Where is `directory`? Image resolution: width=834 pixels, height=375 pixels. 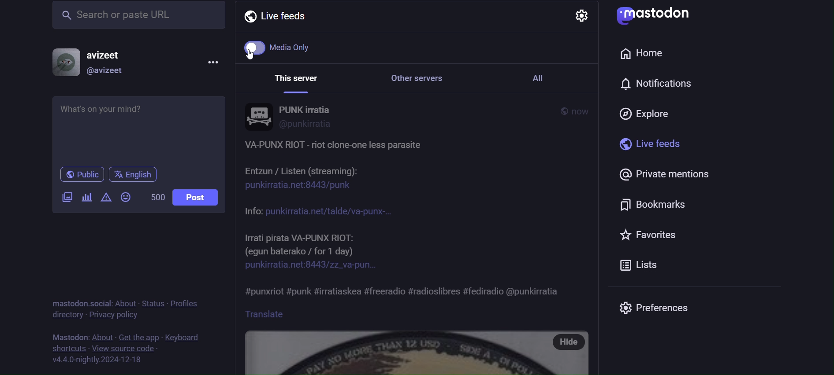 directory is located at coordinates (67, 316).